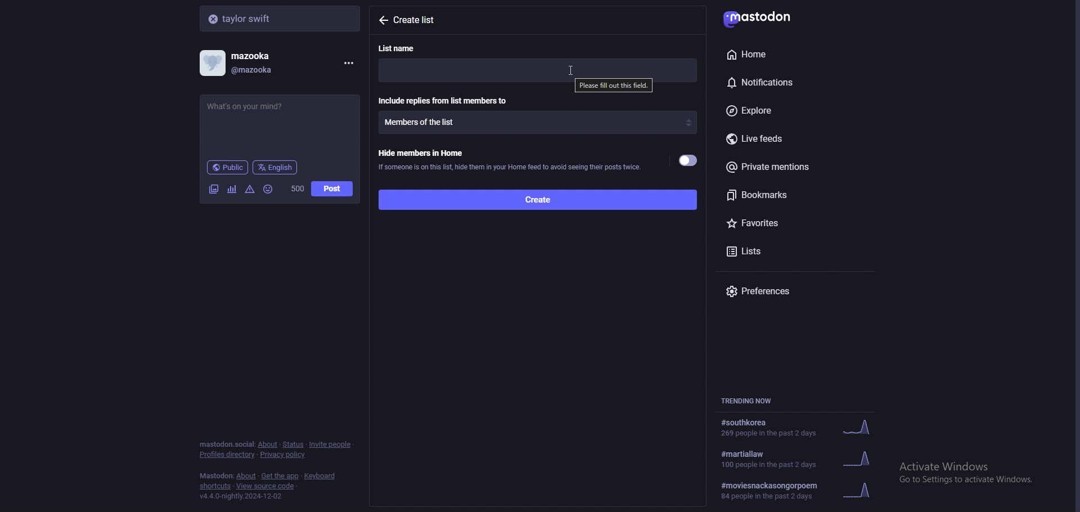  Describe the element at coordinates (267, 444) in the screenshot. I see `about` at that location.